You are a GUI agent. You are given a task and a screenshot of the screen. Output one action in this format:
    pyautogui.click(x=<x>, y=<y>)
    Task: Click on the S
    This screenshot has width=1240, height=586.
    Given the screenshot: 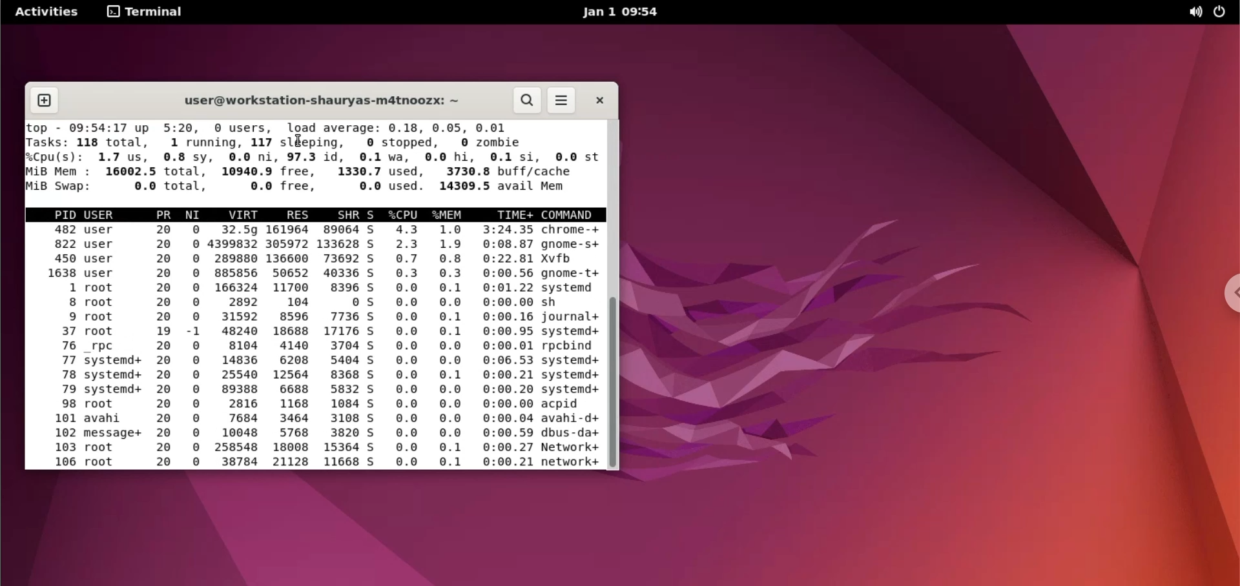 What is the action you would take?
    pyautogui.click(x=377, y=347)
    